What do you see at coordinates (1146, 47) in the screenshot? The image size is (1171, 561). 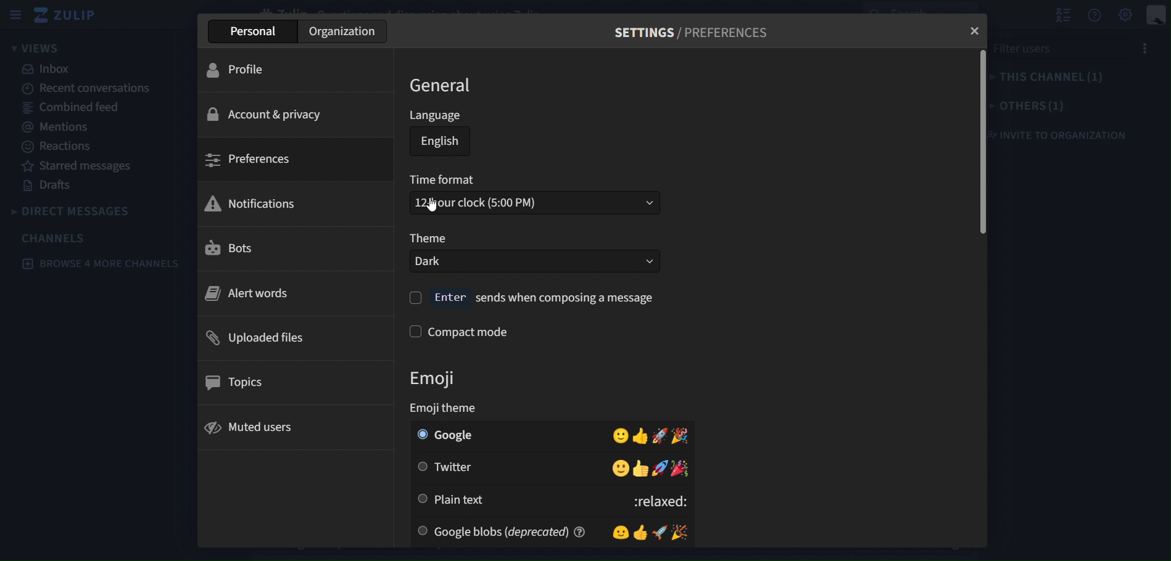 I see `options` at bounding box center [1146, 47].